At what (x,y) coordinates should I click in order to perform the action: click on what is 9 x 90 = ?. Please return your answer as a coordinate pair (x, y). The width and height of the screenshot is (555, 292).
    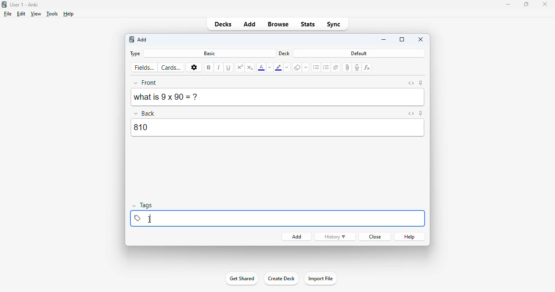
    Looking at the image, I should click on (167, 97).